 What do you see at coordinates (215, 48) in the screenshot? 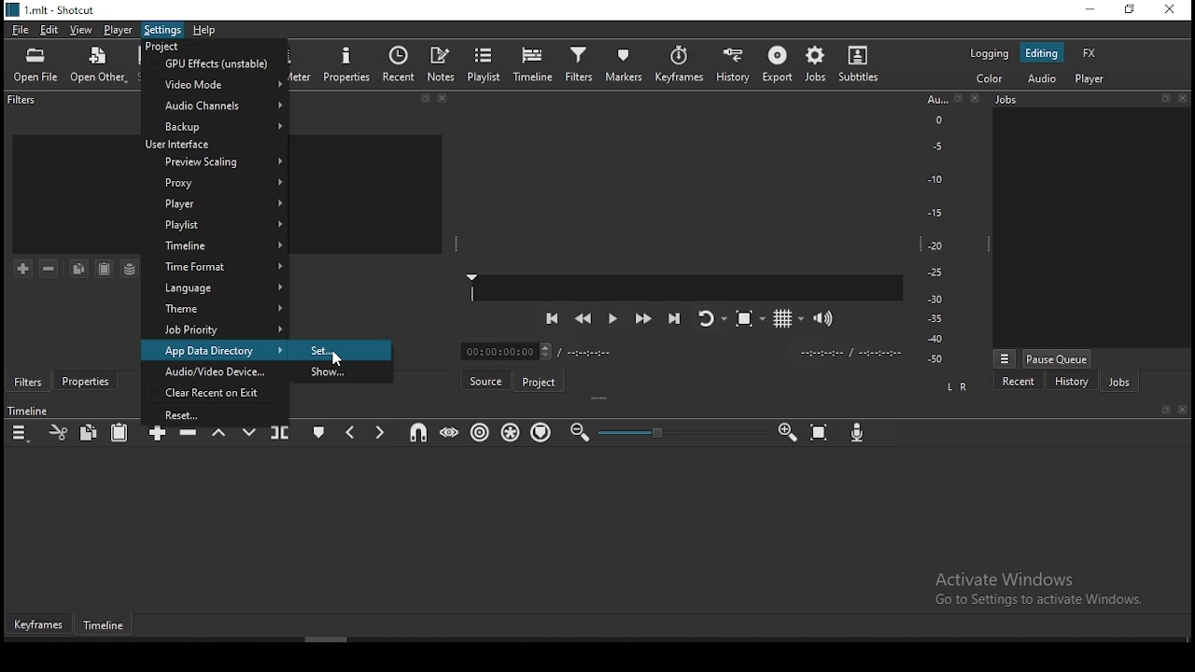
I see `project` at bounding box center [215, 48].